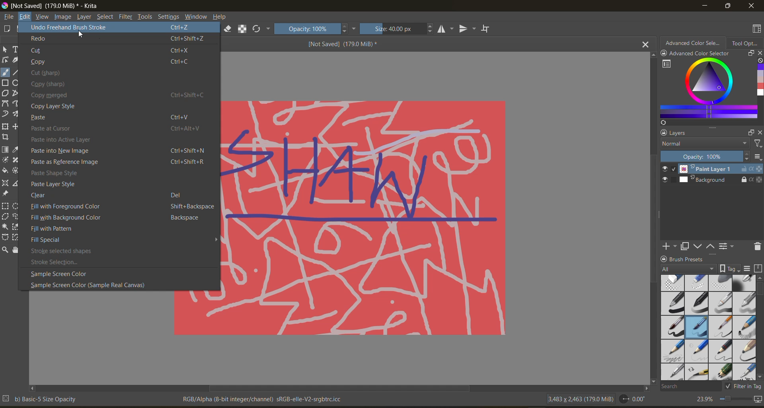 The image size is (764, 408). I want to click on scroll left, so click(33, 389).